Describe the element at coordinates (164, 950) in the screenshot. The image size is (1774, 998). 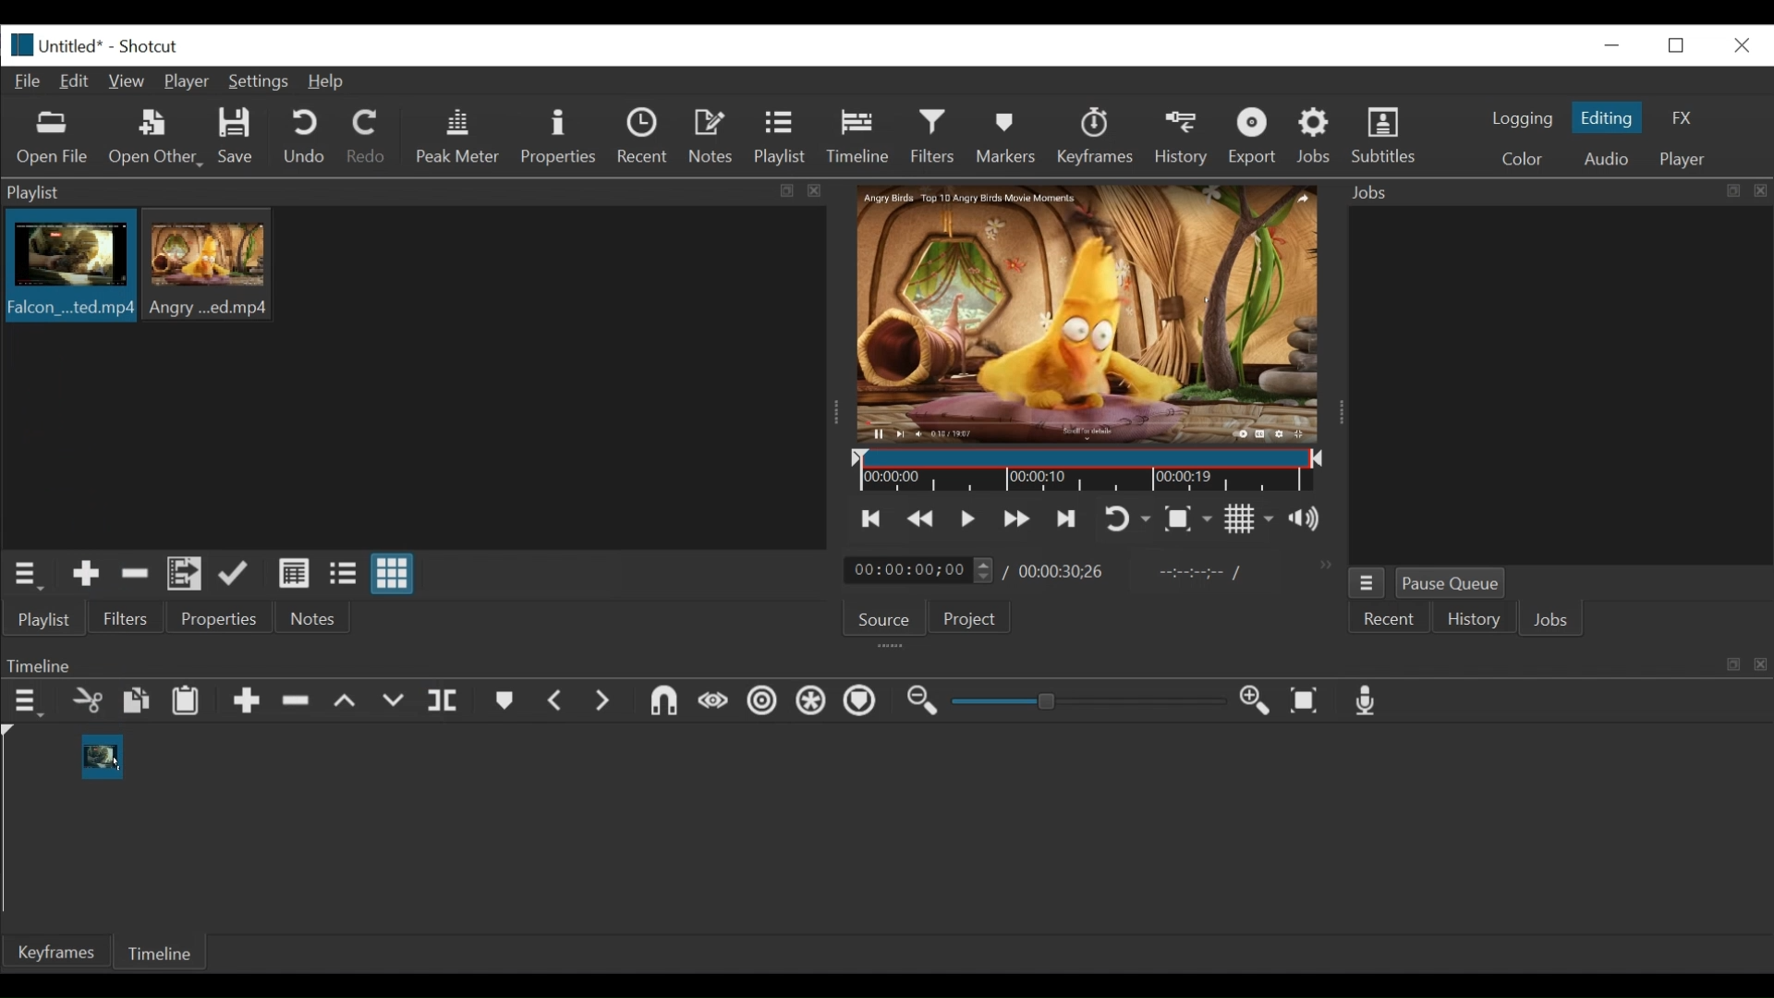
I see `Timeline` at that location.